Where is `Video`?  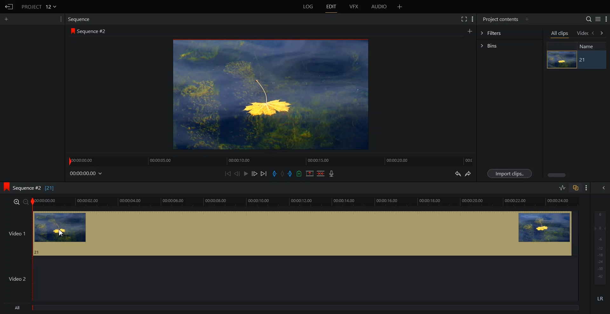 Video is located at coordinates (583, 34).